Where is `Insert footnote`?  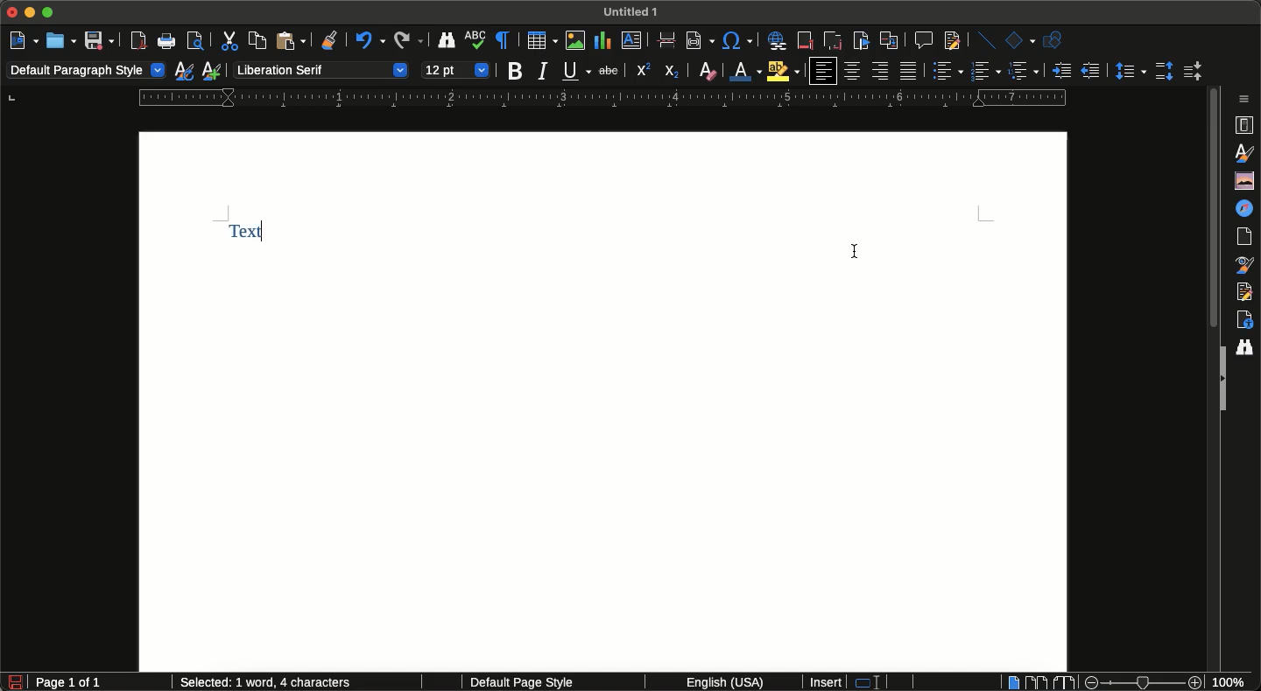 Insert footnote is located at coordinates (806, 42).